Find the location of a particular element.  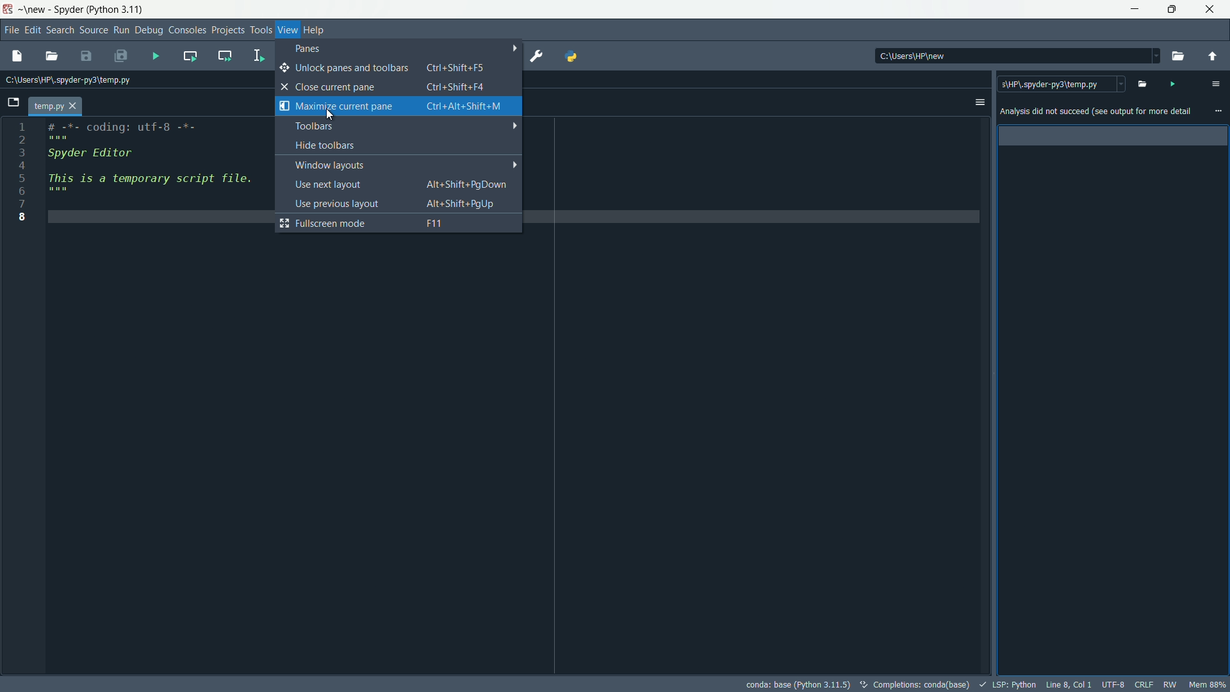

edit menu is located at coordinates (29, 31).